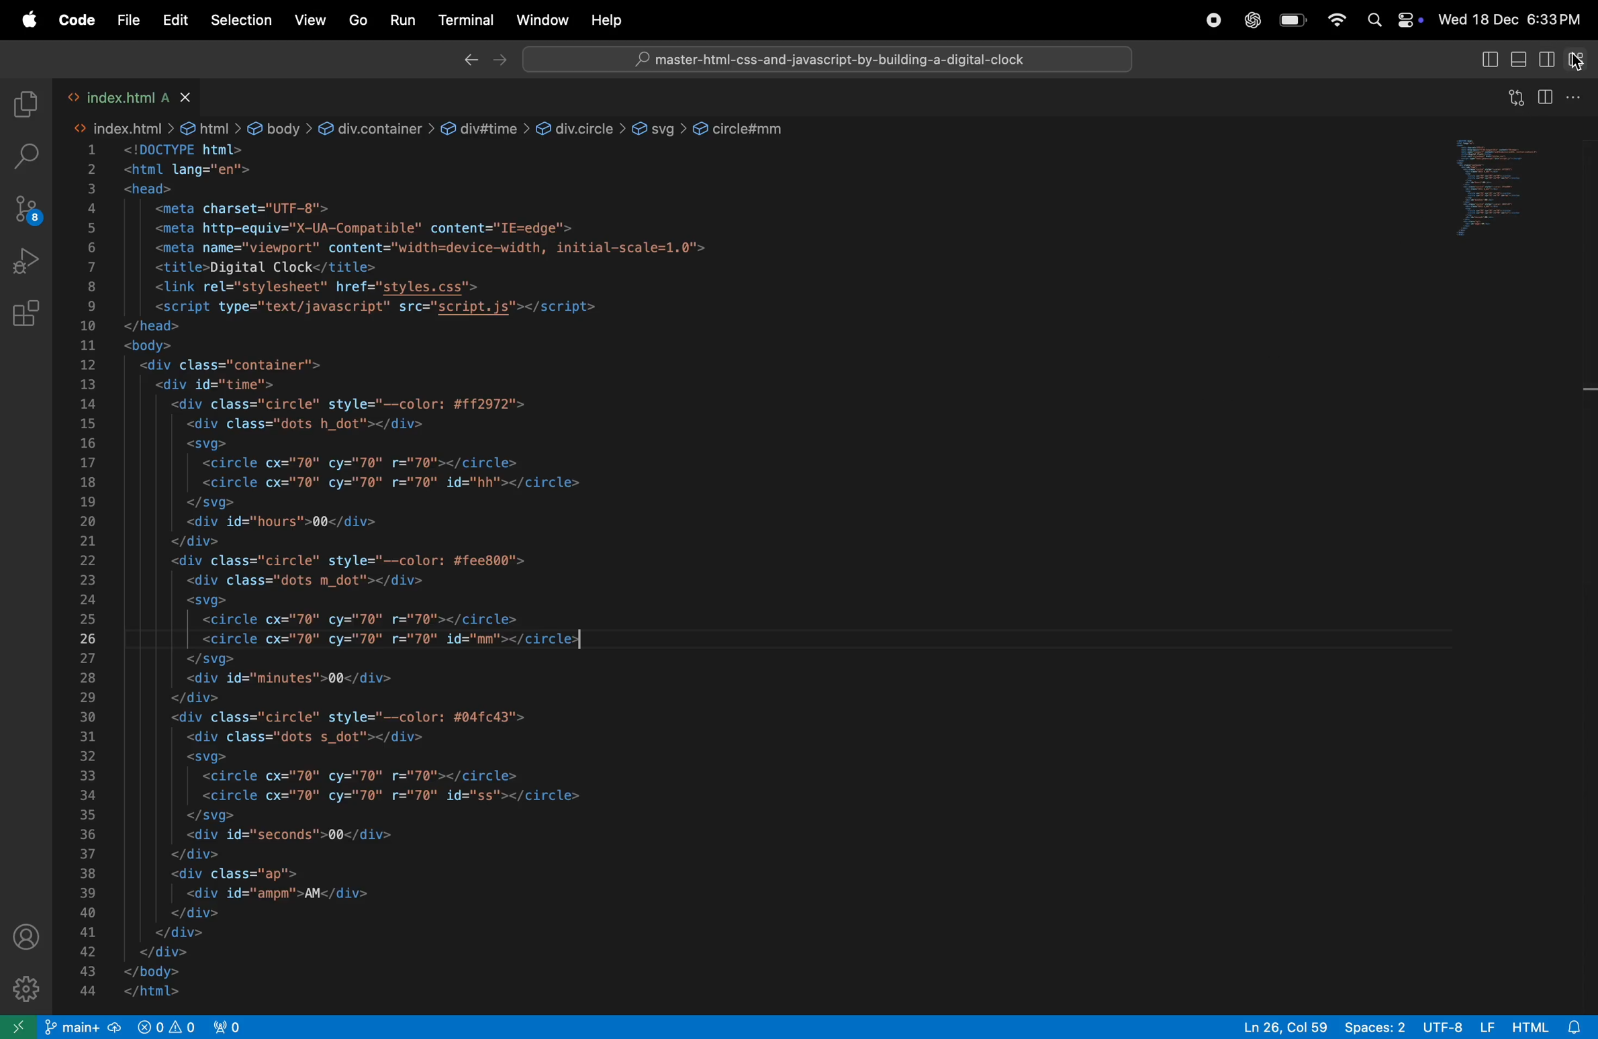  I want to click on git main repo, so click(84, 1027).